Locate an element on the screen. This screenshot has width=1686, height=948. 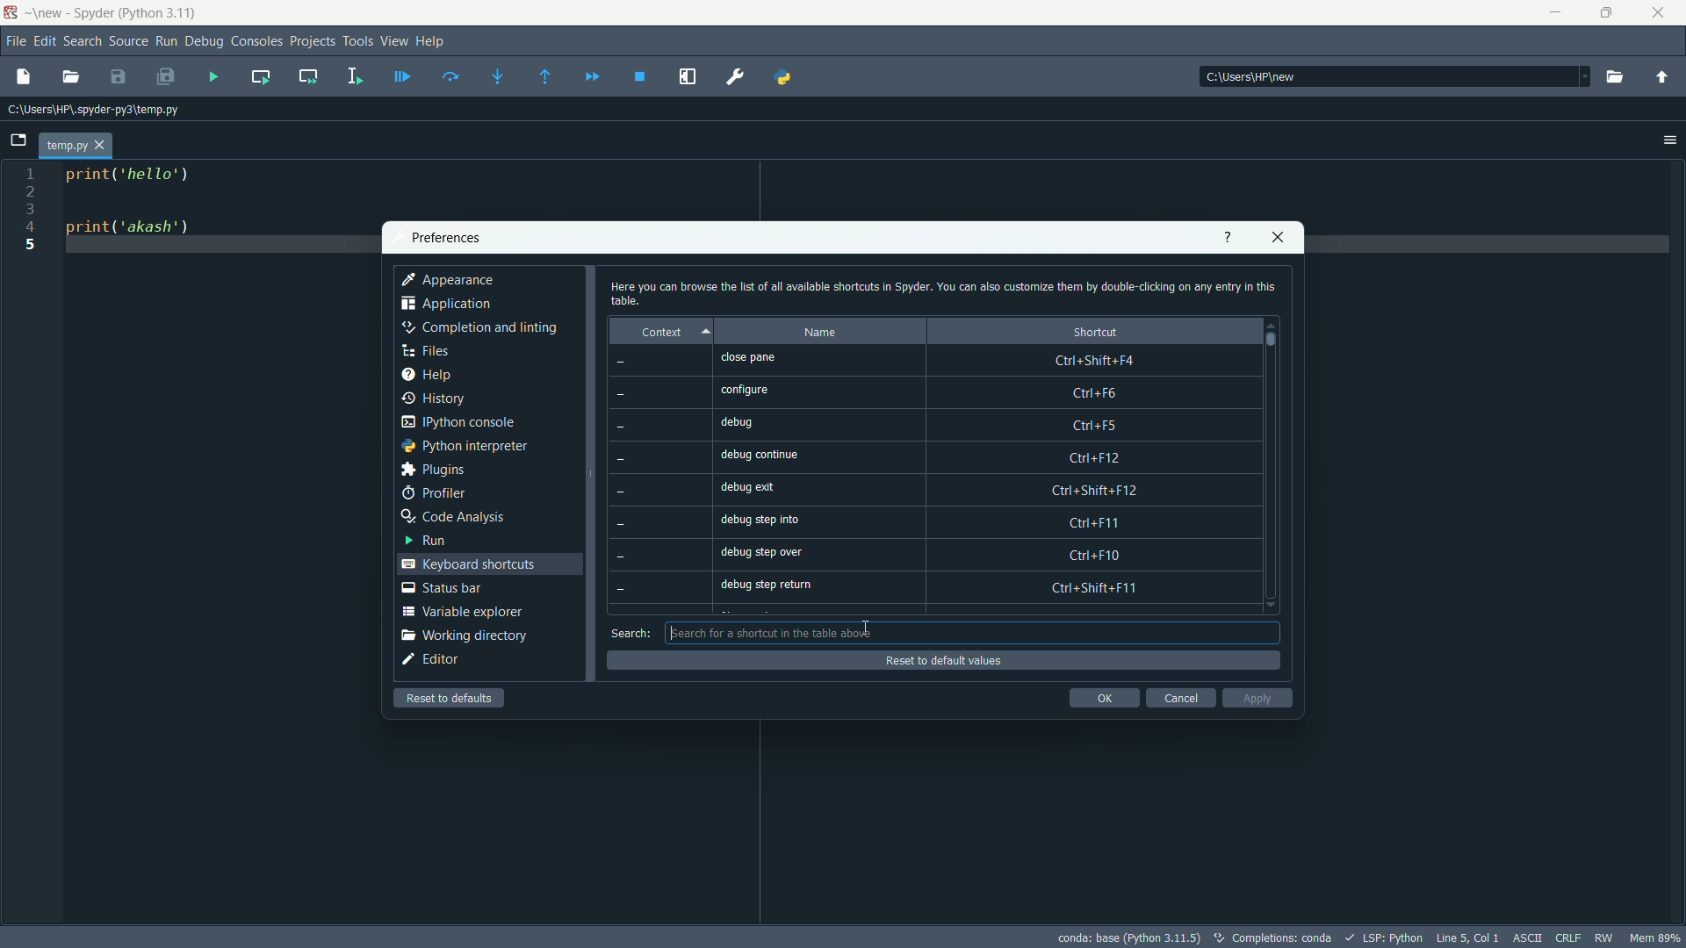
-, debug, ctrl+f5 is located at coordinates (923, 425).